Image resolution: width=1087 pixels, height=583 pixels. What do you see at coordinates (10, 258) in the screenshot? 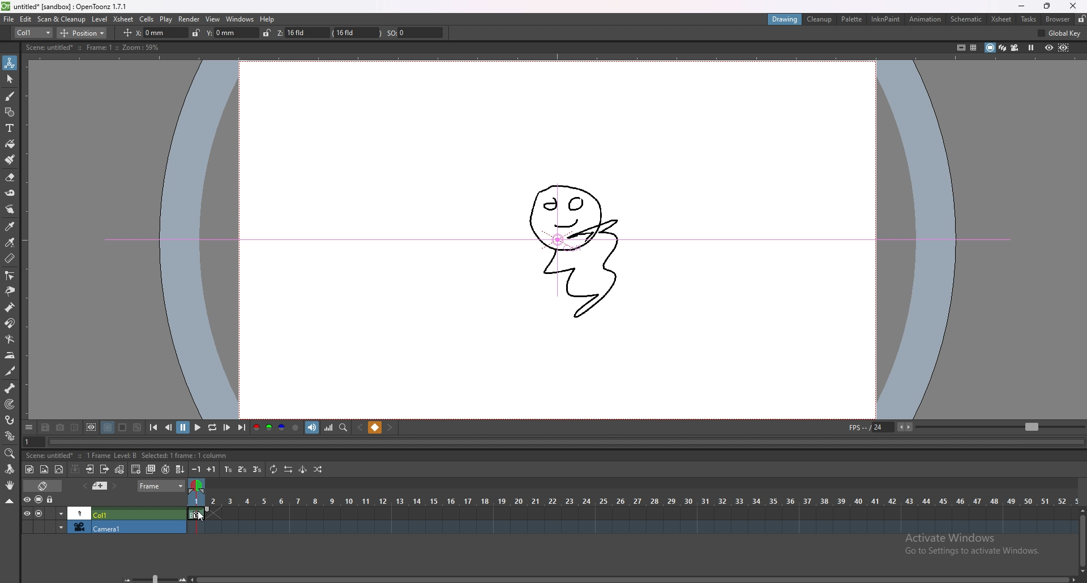
I see `ruler` at bounding box center [10, 258].